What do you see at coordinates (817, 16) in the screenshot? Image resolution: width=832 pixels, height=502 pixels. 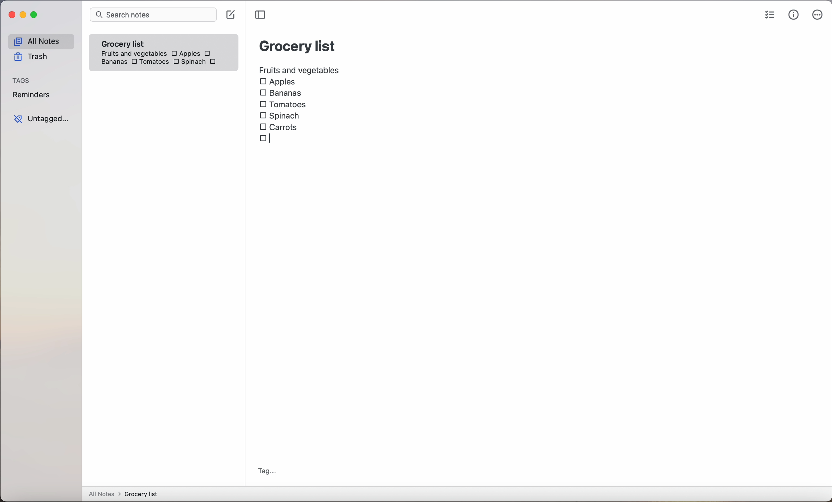 I see `more options` at bounding box center [817, 16].